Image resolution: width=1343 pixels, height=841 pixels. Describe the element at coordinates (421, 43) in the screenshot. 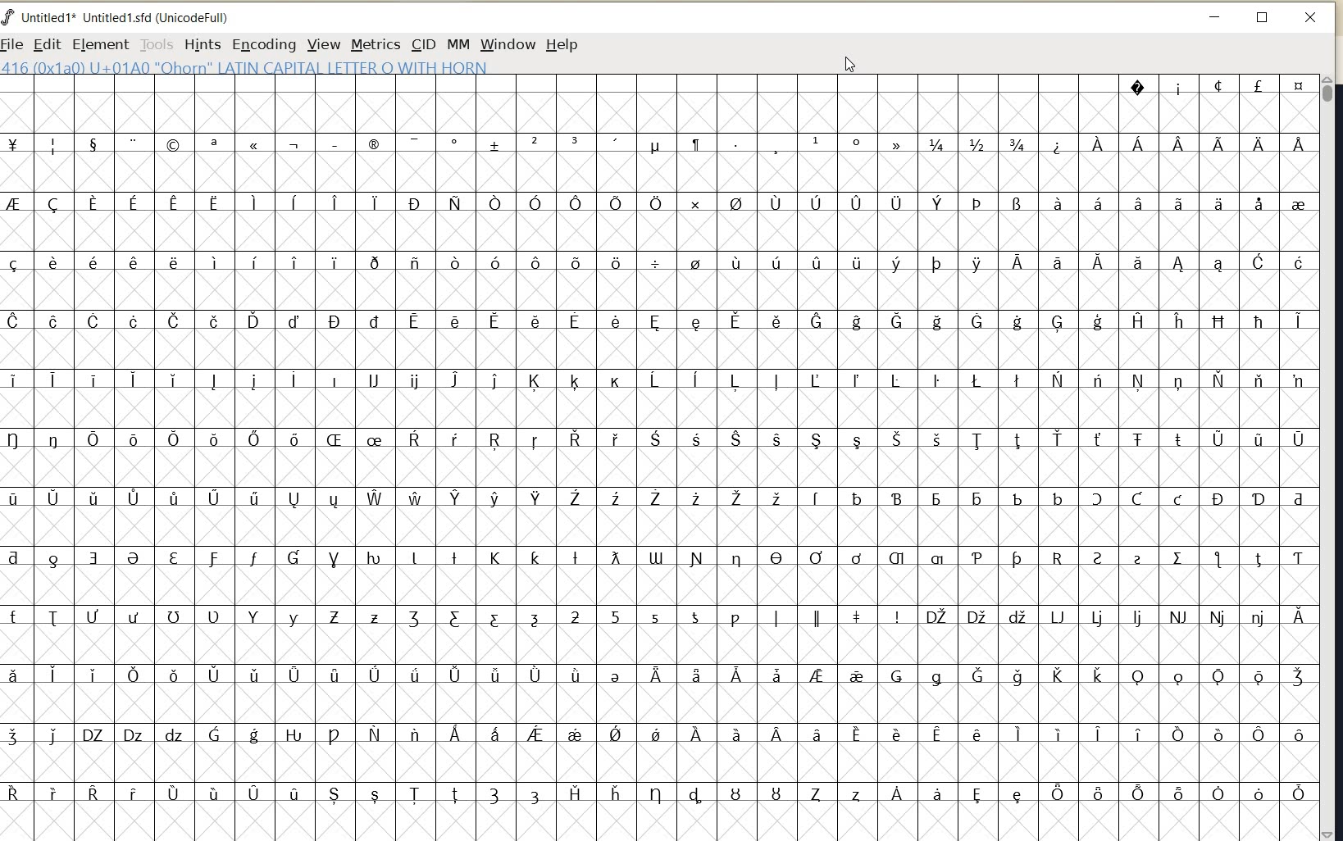

I see `CID` at that location.